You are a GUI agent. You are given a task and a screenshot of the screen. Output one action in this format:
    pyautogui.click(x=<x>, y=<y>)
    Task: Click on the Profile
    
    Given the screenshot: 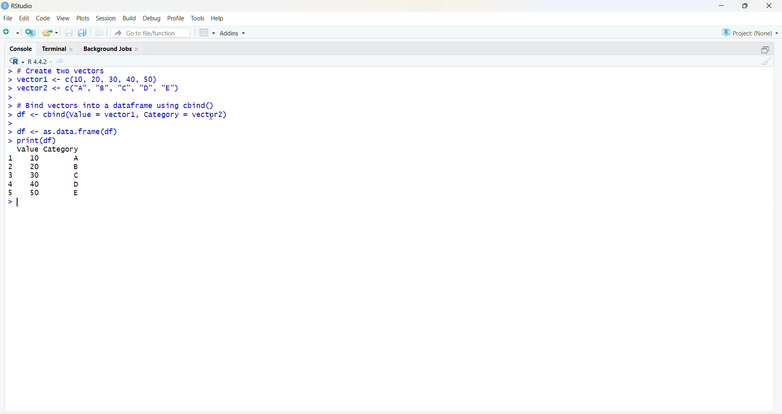 What is the action you would take?
    pyautogui.click(x=176, y=18)
    